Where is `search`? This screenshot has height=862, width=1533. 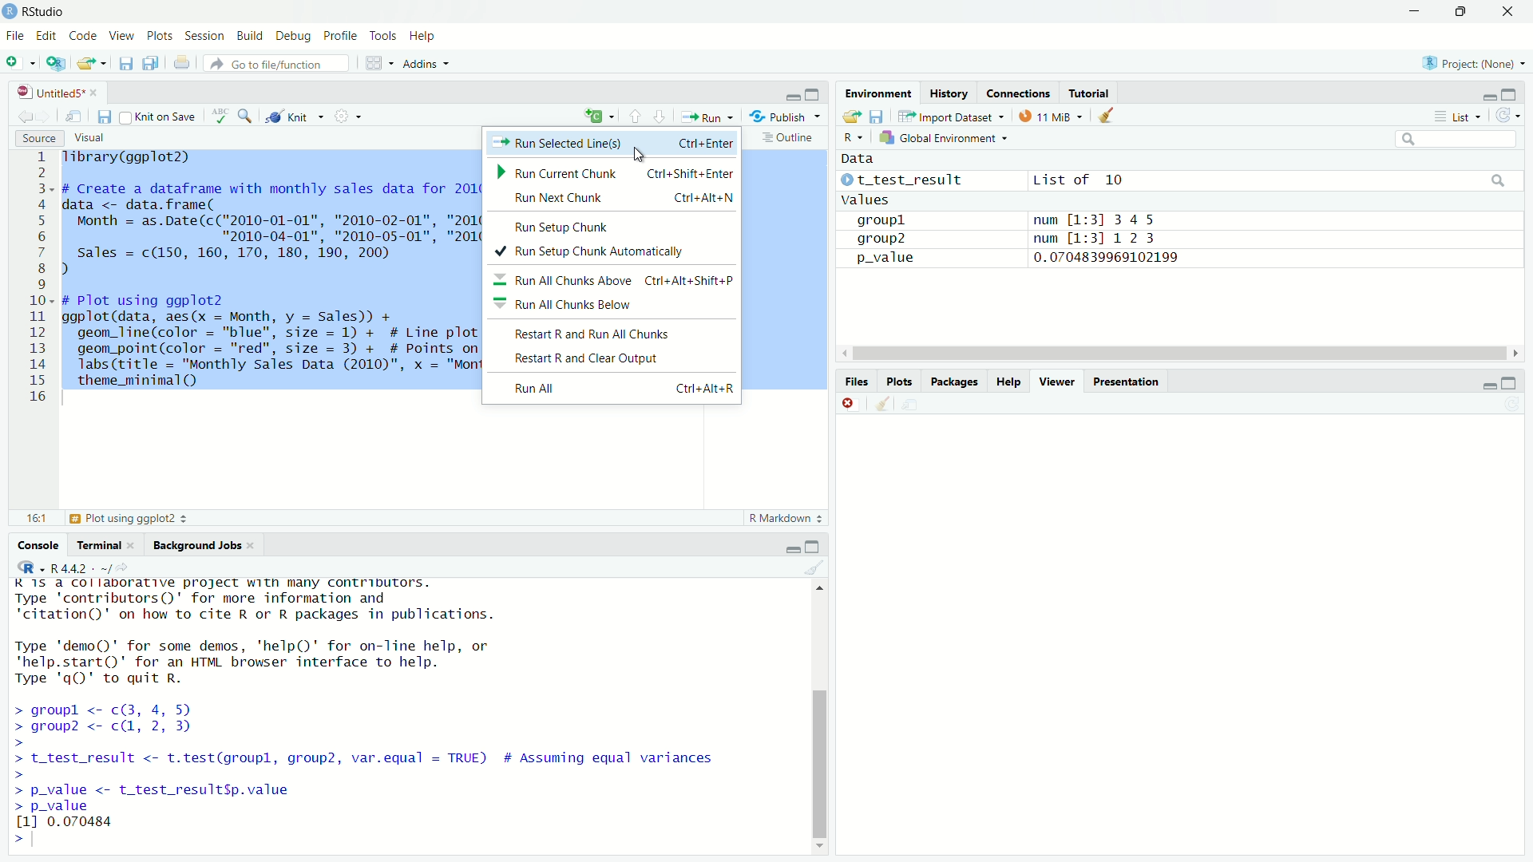
search is located at coordinates (1495, 180).